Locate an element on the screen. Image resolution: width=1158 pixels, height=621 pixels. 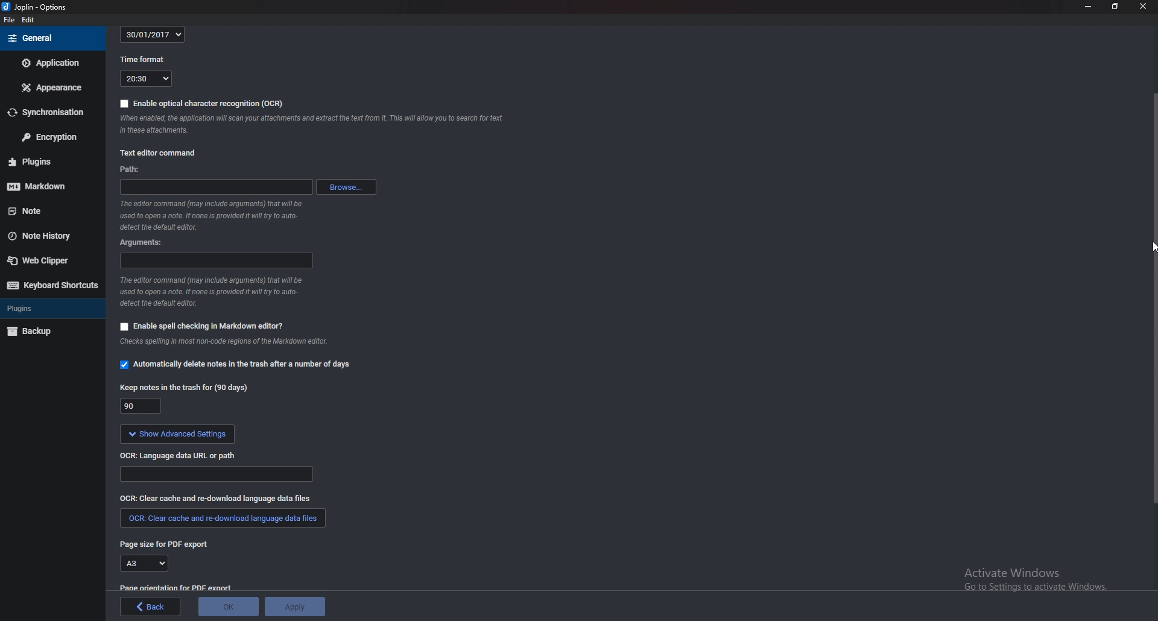
Enable spell checking is located at coordinates (203, 326).